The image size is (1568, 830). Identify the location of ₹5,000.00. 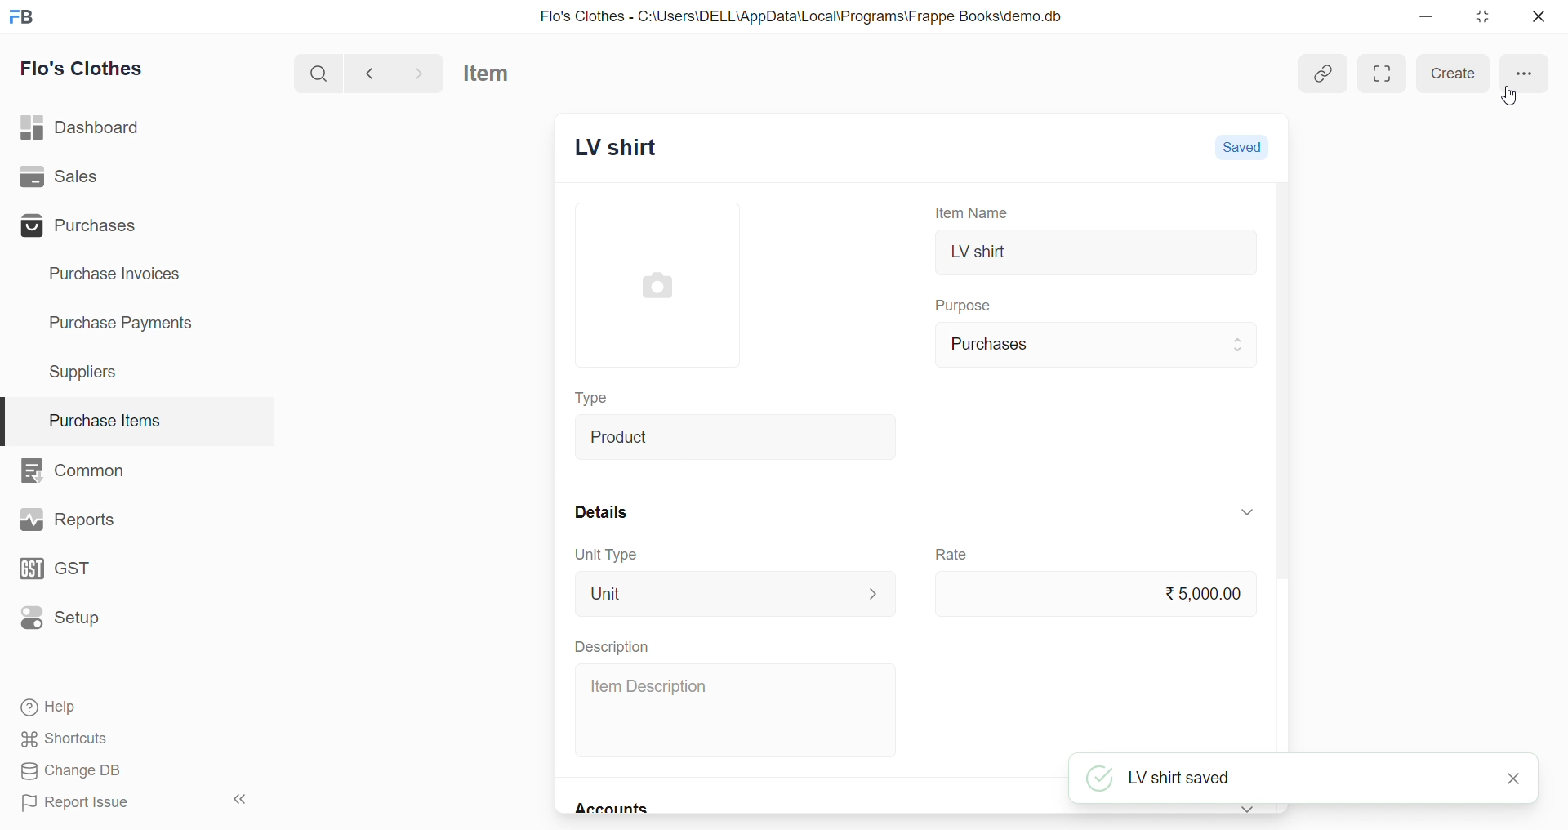
(1092, 593).